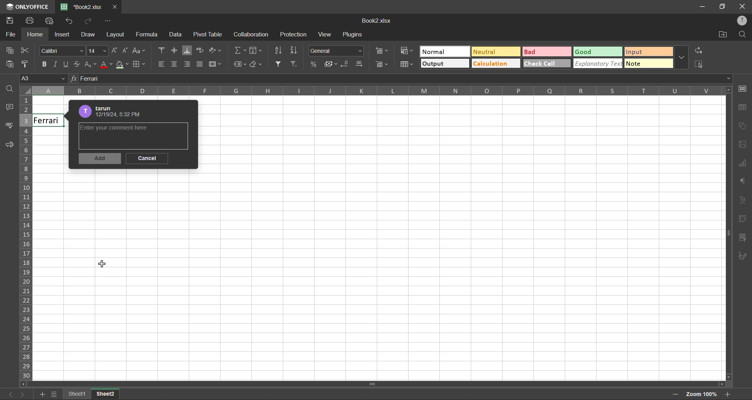  What do you see at coordinates (175, 65) in the screenshot?
I see `align center` at bounding box center [175, 65].